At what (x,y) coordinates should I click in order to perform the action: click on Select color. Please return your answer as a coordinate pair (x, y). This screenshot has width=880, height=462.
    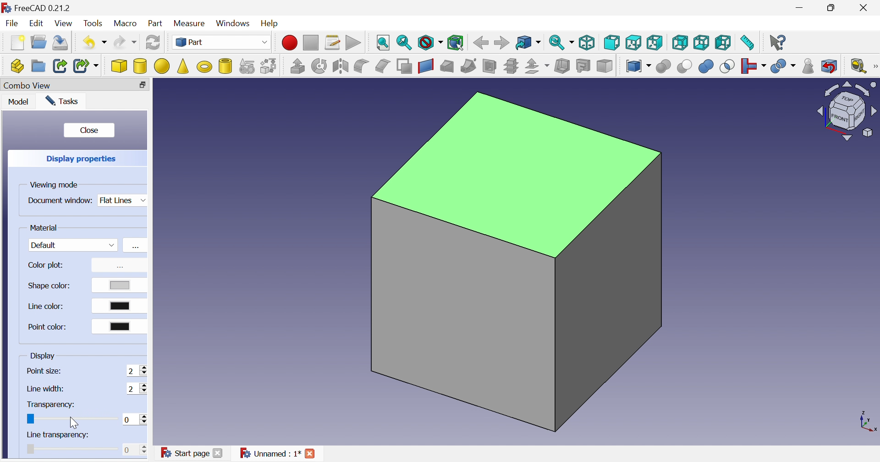
    Looking at the image, I should click on (120, 306).